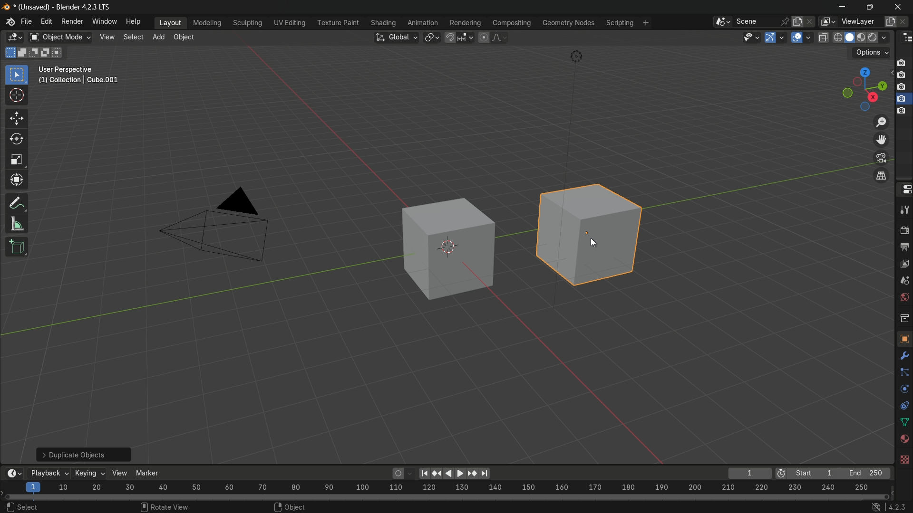  What do you see at coordinates (83, 453) in the screenshot?
I see `Duplicate Object` at bounding box center [83, 453].